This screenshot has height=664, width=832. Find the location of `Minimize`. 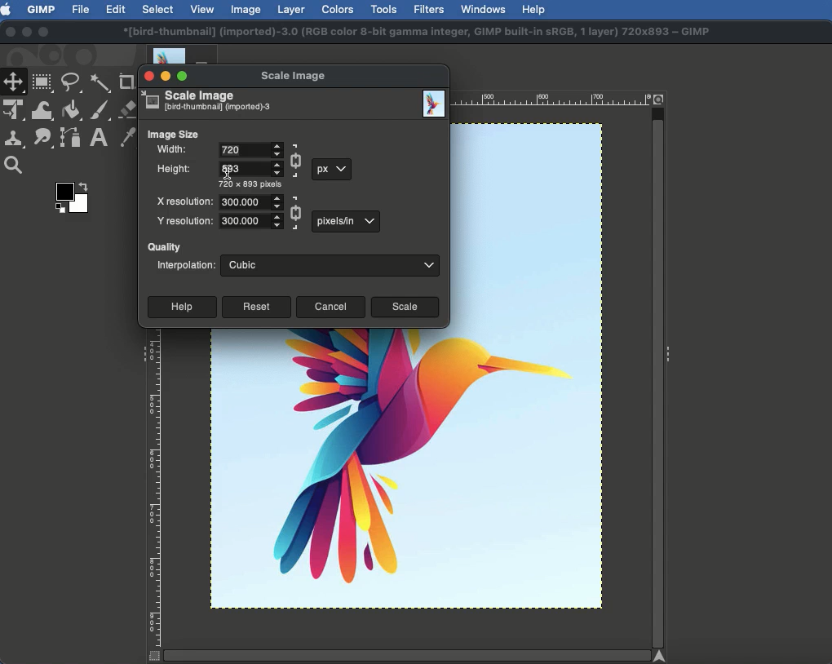

Minimize is located at coordinates (165, 74).